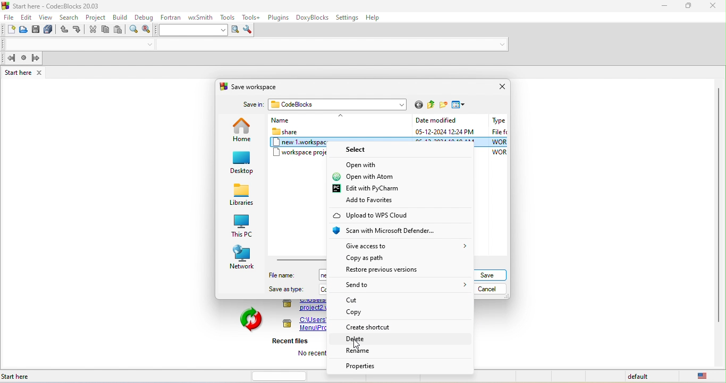 This screenshot has height=383, width=726. What do you see at coordinates (690, 7) in the screenshot?
I see `maximize` at bounding box center [690, 7].